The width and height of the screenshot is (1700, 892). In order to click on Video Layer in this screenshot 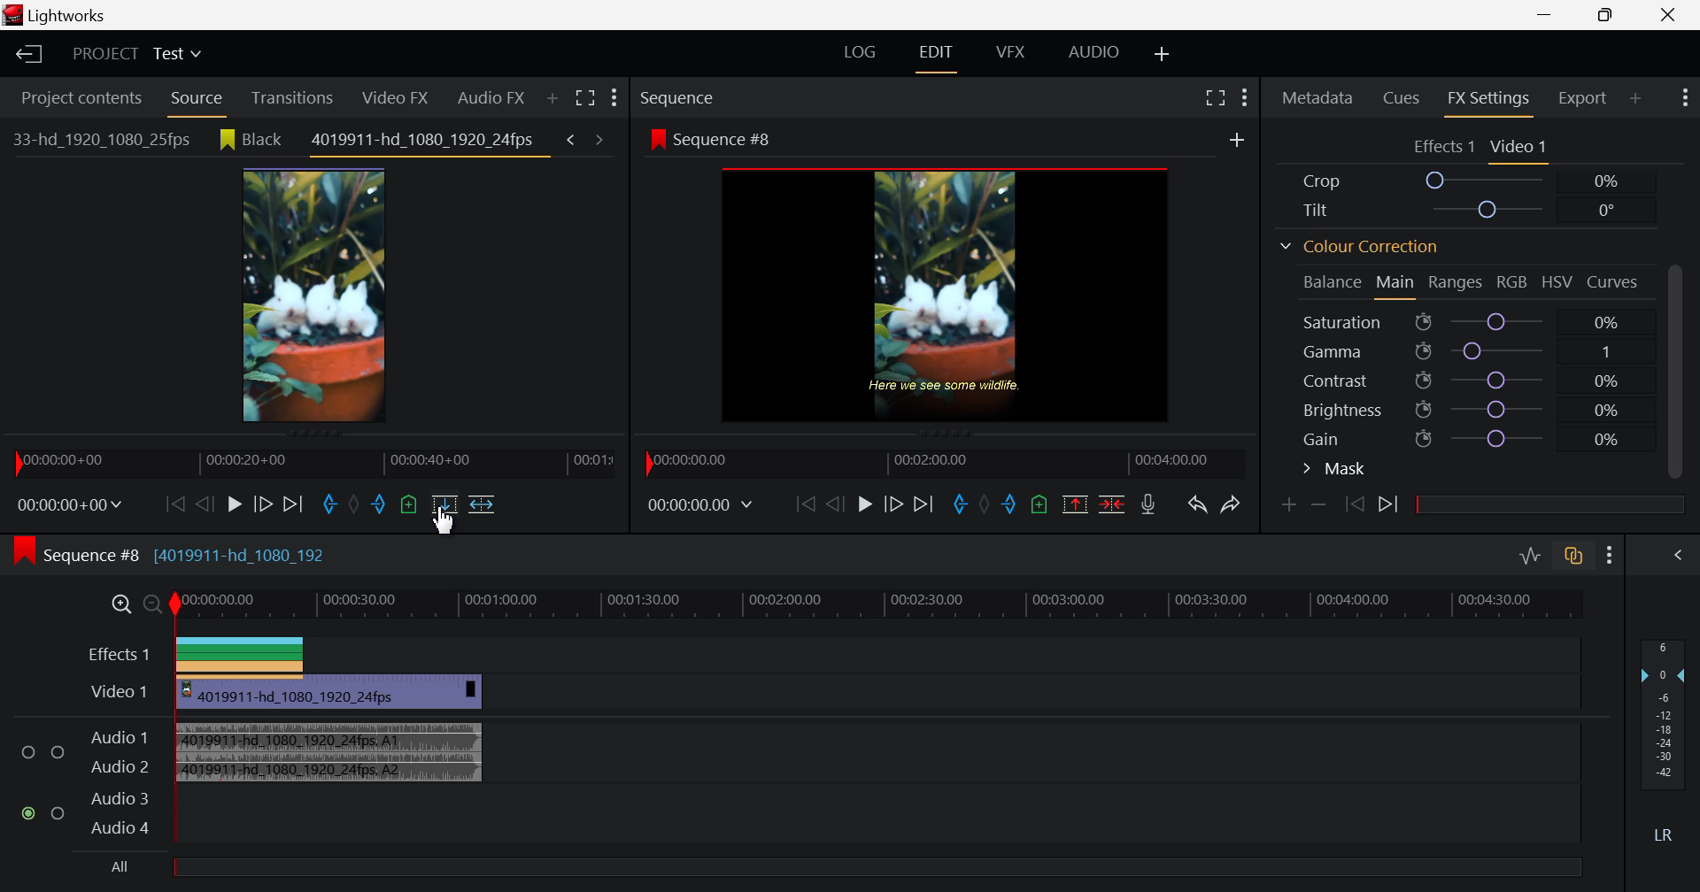, I will do `click(119, 691)`.